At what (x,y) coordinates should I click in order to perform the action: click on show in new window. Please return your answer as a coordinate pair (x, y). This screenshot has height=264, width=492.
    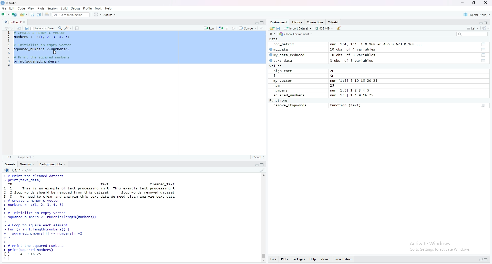
    Looking at the image, I should click on (19, 28).